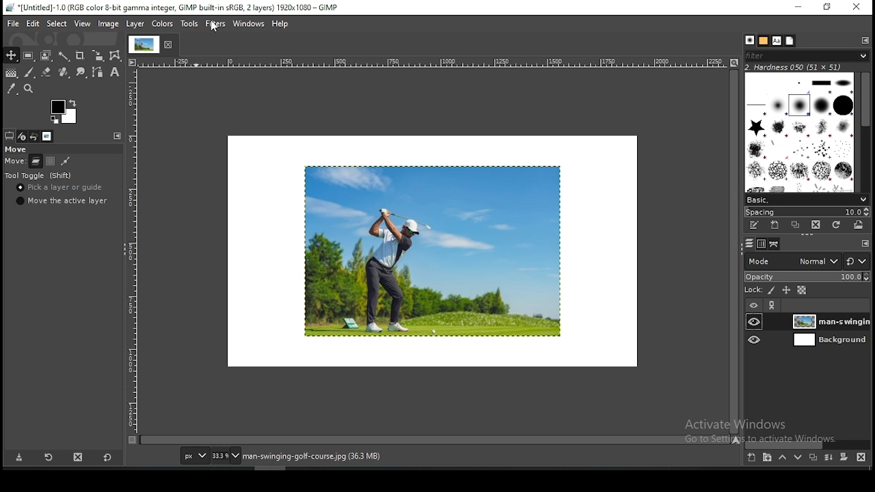 This screenshot has width=875, height=492. What do you see at coordinates (57, 24) in the screenshot?
I see `select` at bounding box center [57, 24].